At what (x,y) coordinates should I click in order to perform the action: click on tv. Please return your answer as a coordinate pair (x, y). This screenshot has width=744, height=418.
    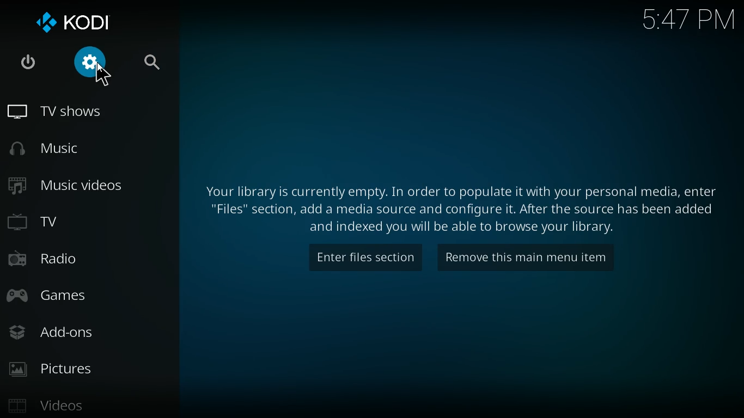
    Looking at the image, I should click on (87, 223).